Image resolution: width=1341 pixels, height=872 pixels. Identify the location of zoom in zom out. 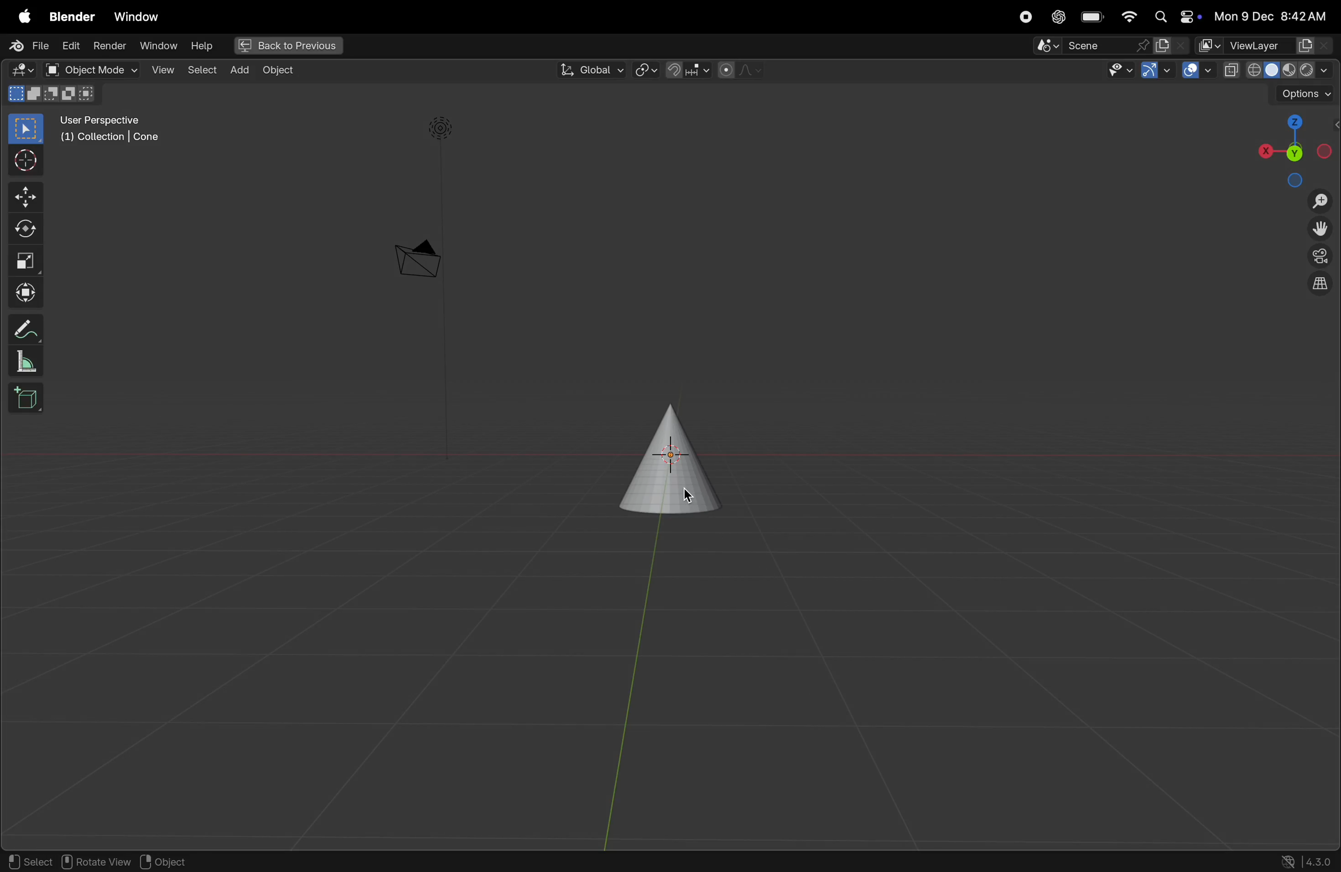
(1322, 201).